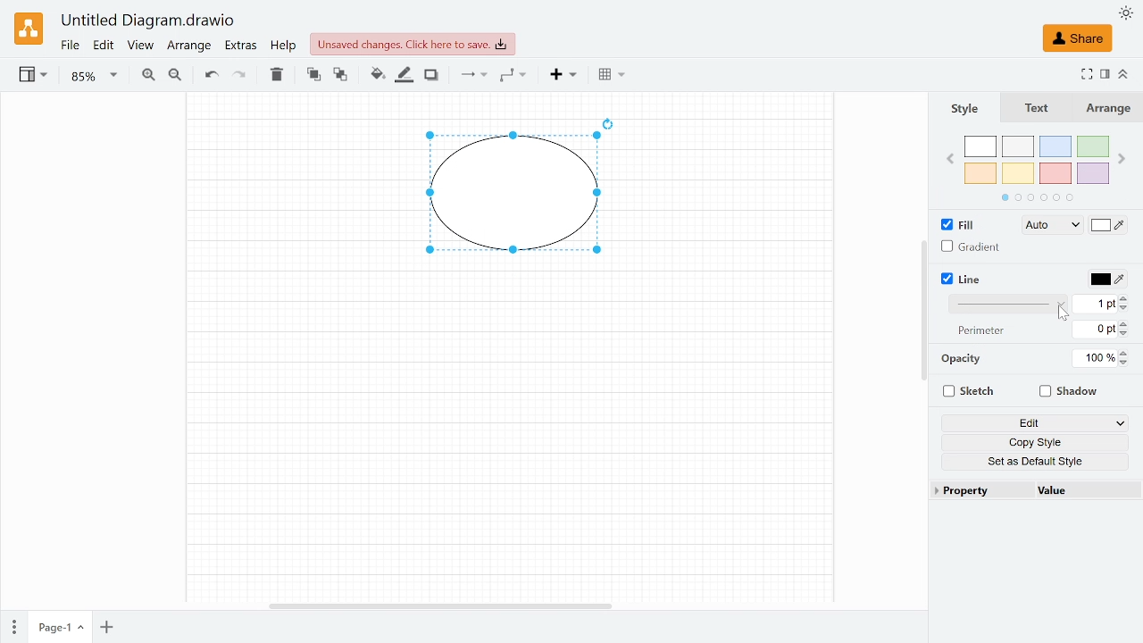 This screenshot has width=1143, height=643. What do you see at coordinates (14, 626) in the screenshot?
I see `Pages` at bounding box center [14, 626].